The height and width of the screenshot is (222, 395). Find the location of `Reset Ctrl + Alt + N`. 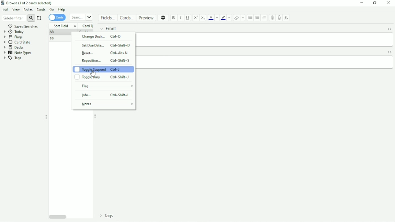

Reset Ctrl + Alt + N is located at coordinates (105, 53).